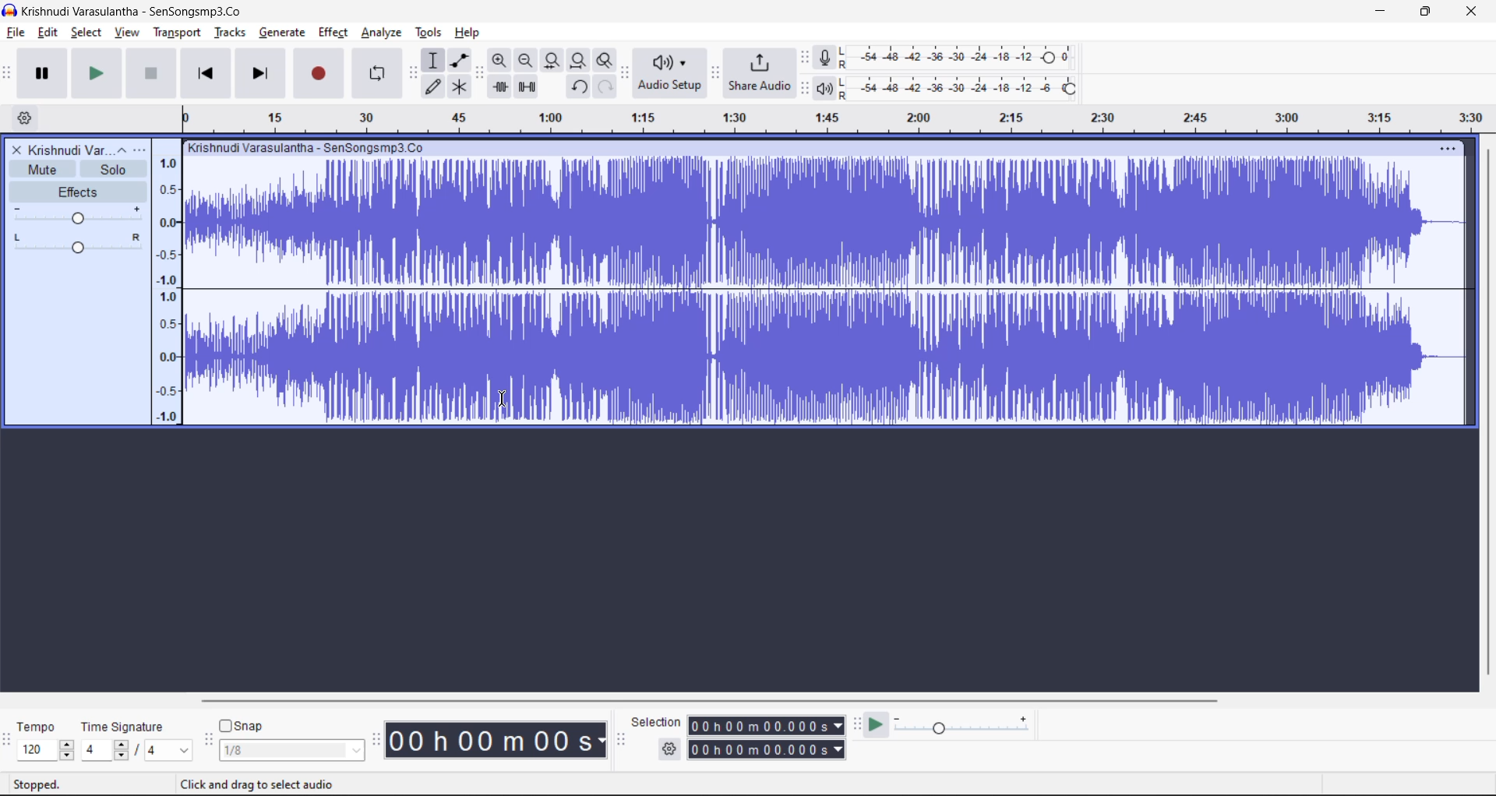 The height and width of the screenshot is (796, 1496). I want to click on maximize, so click(1421, 12).